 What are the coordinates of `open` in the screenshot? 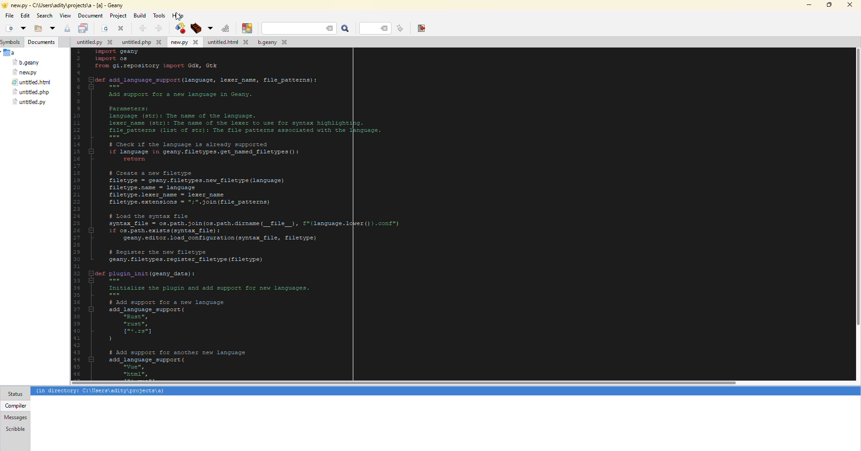 It's located at (52, 29).